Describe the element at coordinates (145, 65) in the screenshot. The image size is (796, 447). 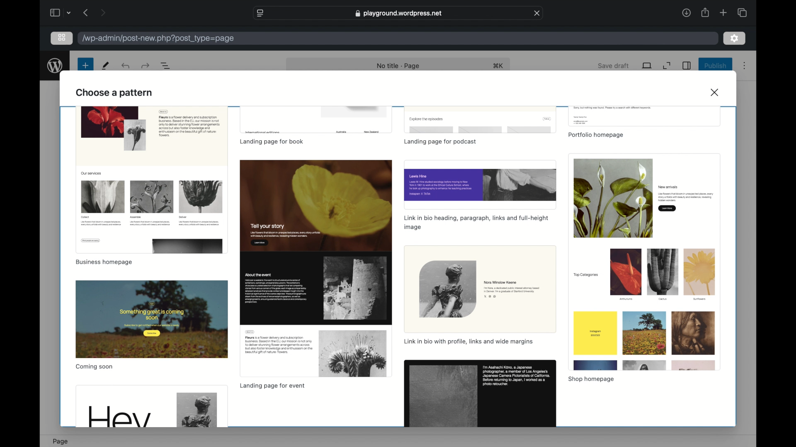
I see `undo` at that location.